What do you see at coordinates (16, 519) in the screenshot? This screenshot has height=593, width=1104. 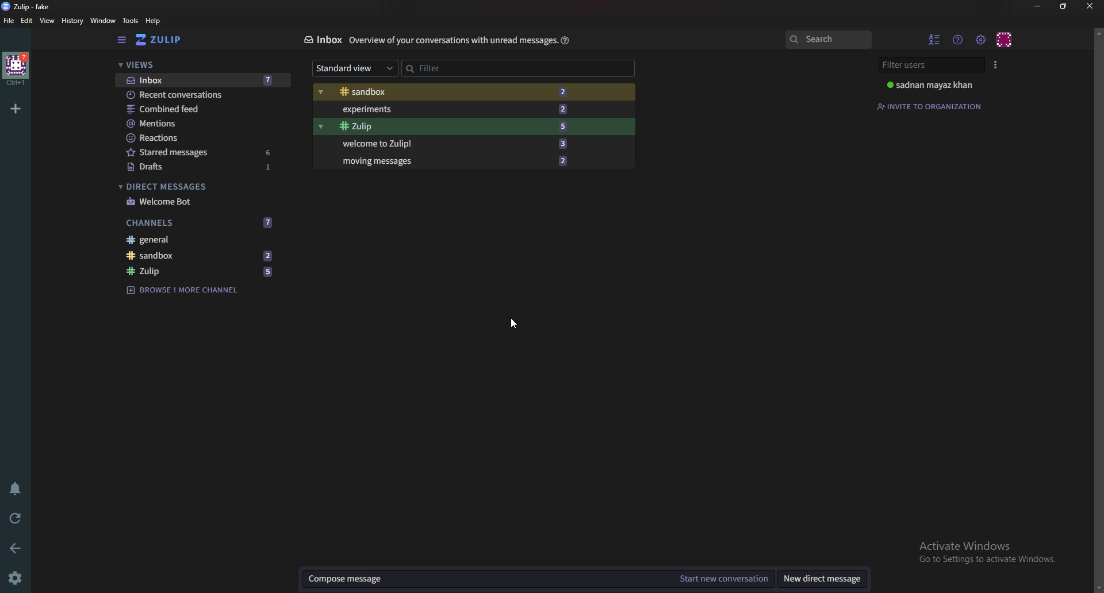 I see `Reload` at bounding box center [16, 519].